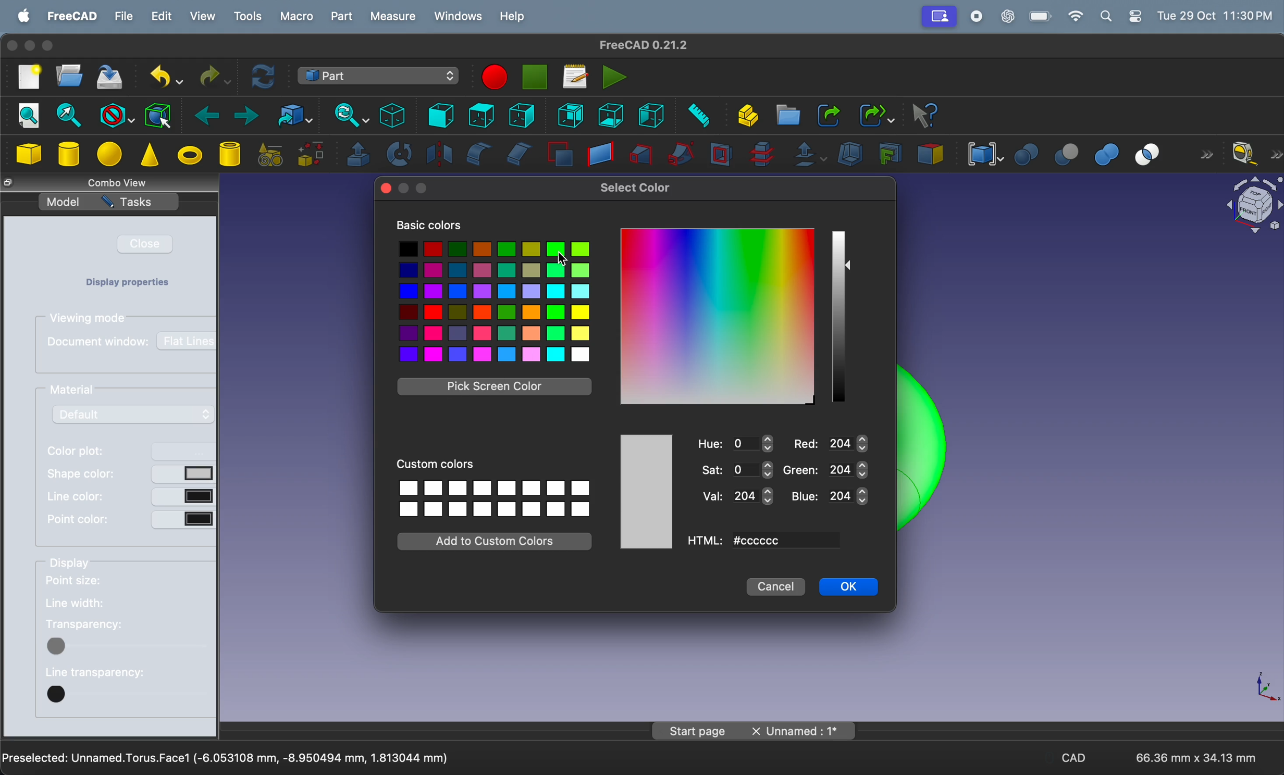  I want to click on boolean, so click(1026, 153).